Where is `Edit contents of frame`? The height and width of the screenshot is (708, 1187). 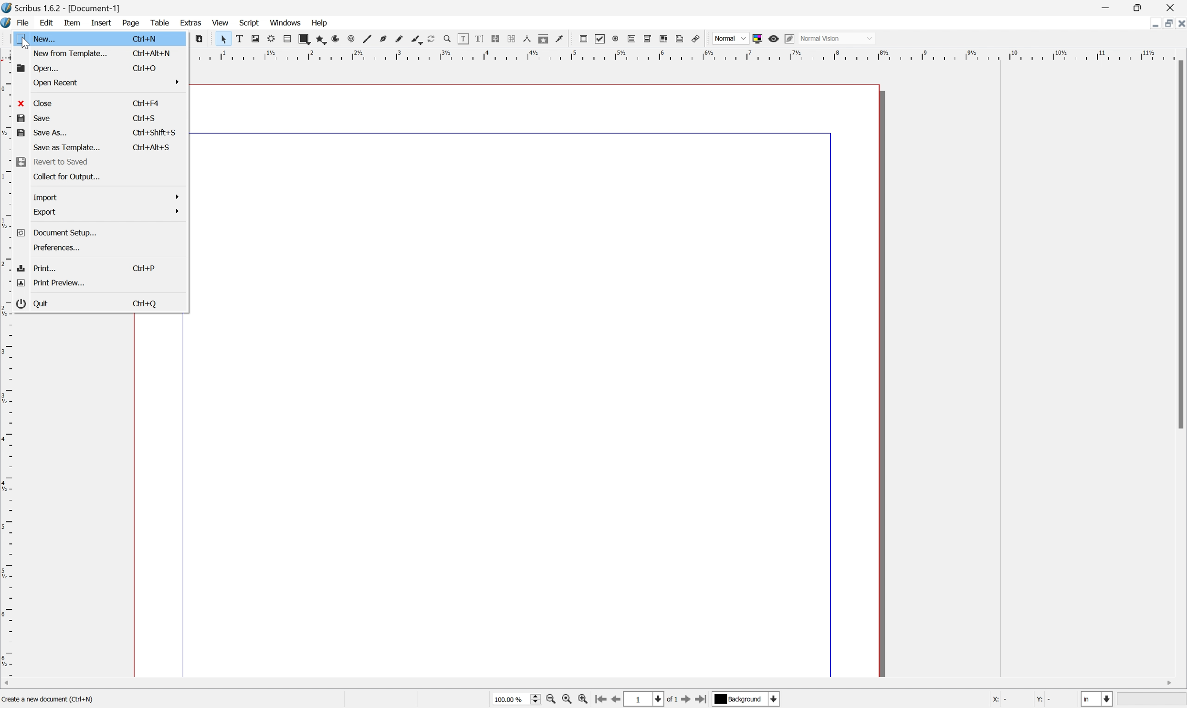 Edit contents of frame is located at coordinates (462, 38).